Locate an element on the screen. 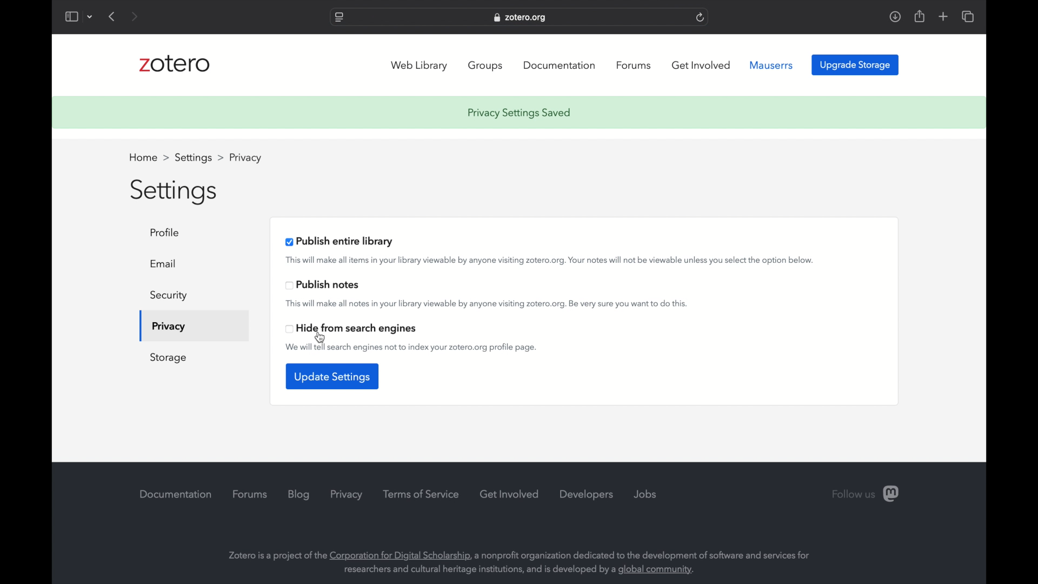  groups is located at coordinates (488, 66).